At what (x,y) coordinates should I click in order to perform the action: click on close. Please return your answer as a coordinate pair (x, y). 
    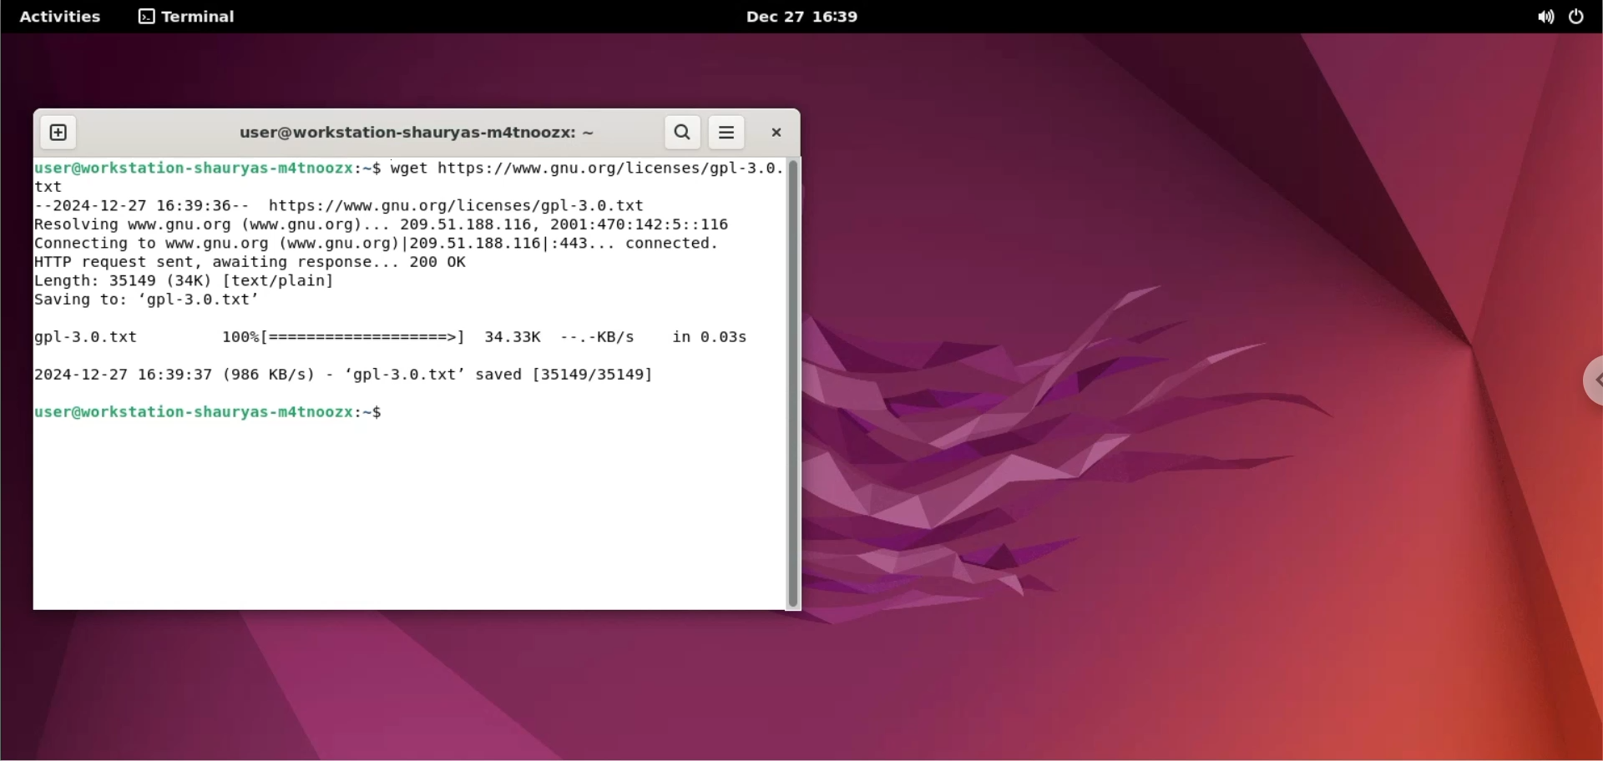
    Looking at the image, I should click on (774, 130).